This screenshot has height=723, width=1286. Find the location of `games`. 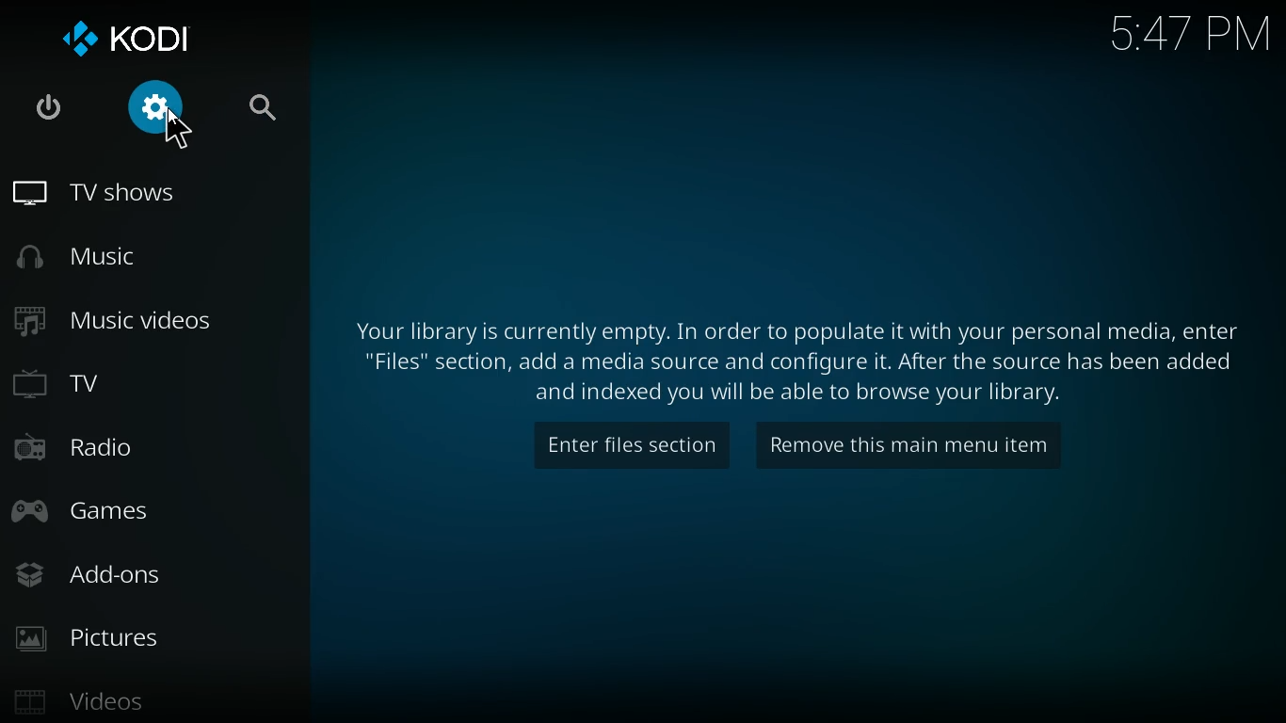

games is located at coordinates (153, 509).